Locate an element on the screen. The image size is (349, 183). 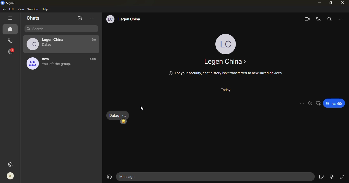
search is located at coordinates (61, 29).